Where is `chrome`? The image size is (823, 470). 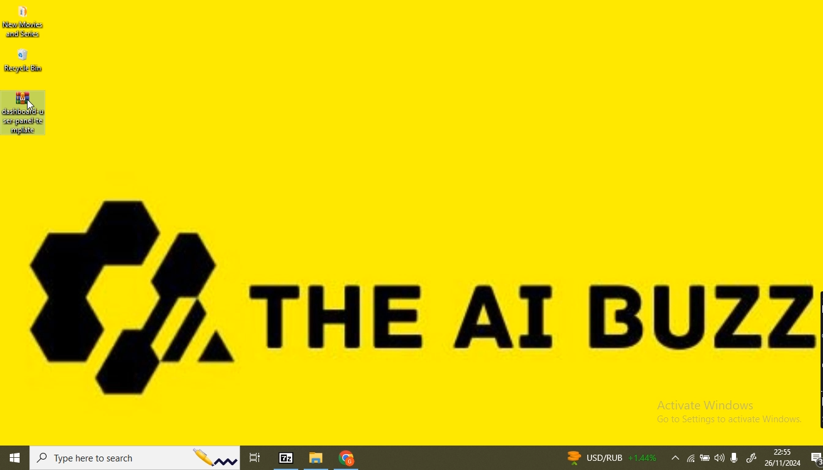
chrome is located at coordinates (346, 460).